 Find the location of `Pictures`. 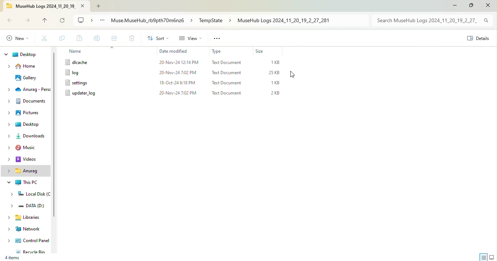

Pictures is located at coordinates (21, 112).